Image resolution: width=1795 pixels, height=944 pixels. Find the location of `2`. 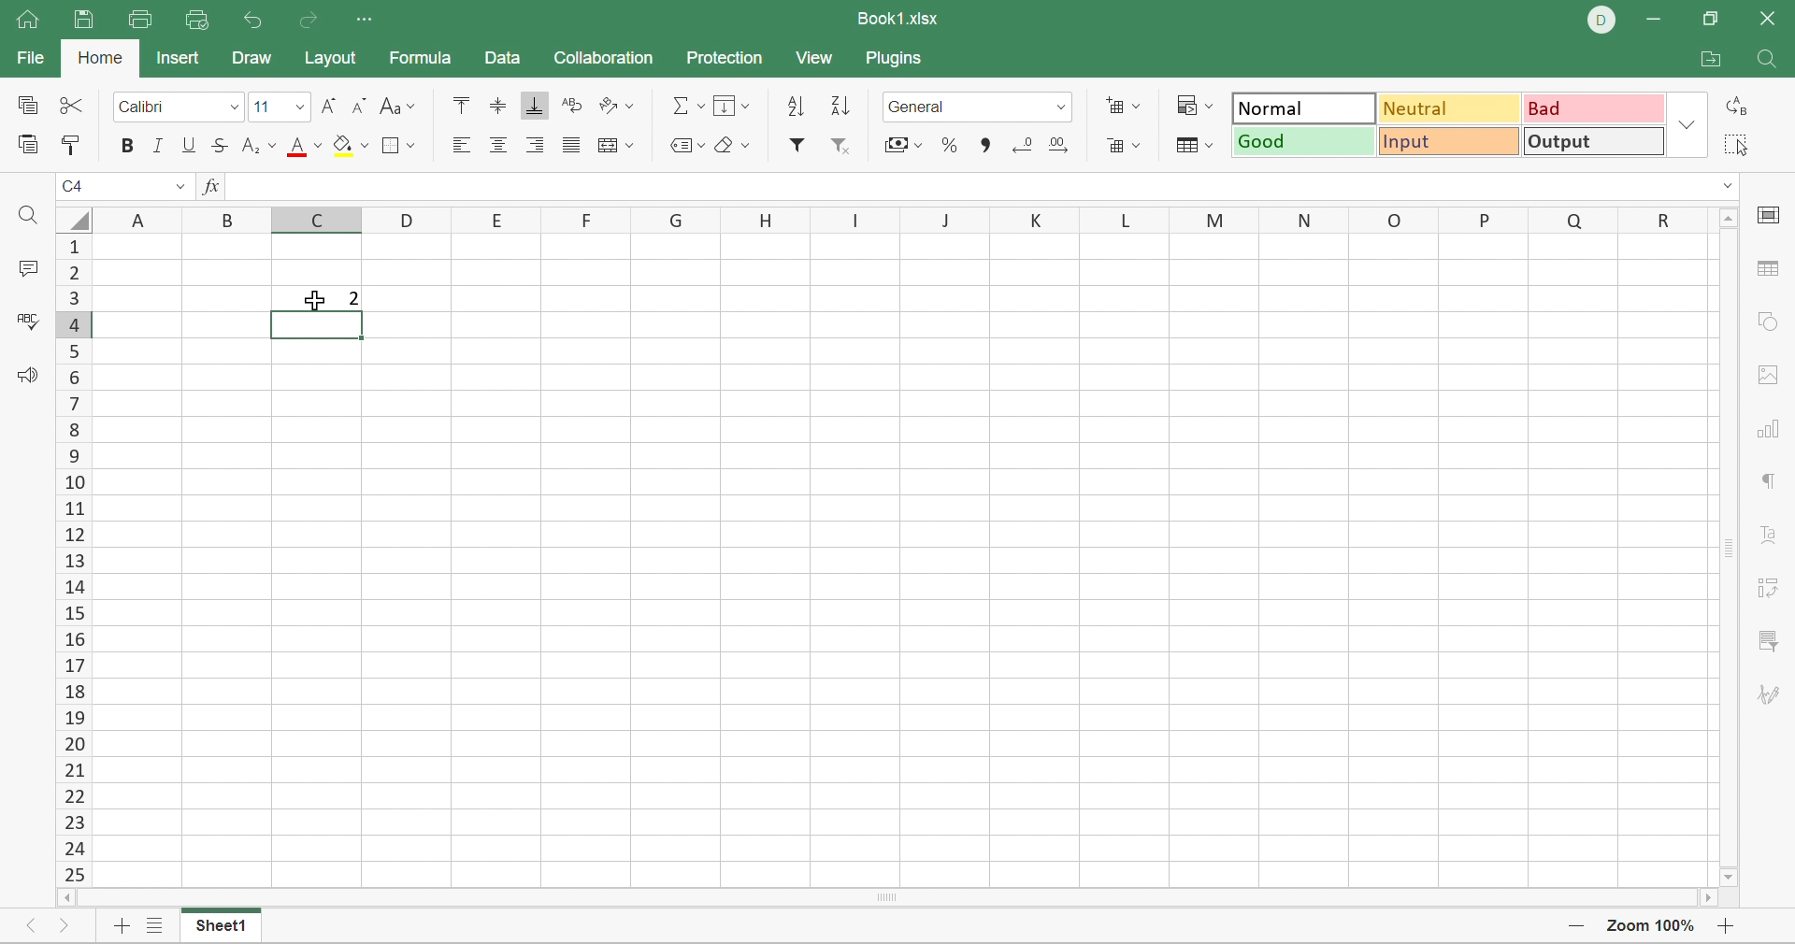

2 is located at coordinates (357, 299).